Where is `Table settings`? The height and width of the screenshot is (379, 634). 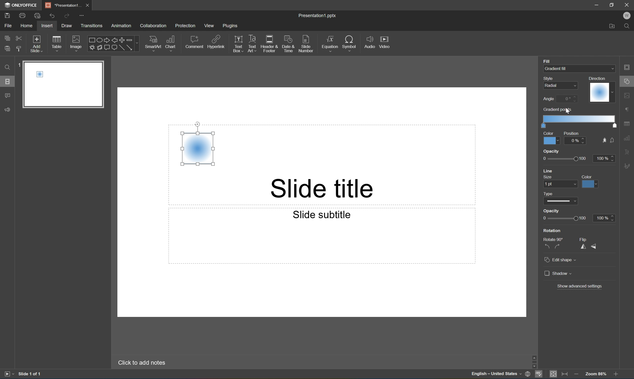 Table settings is located at coordinates (628, 124).